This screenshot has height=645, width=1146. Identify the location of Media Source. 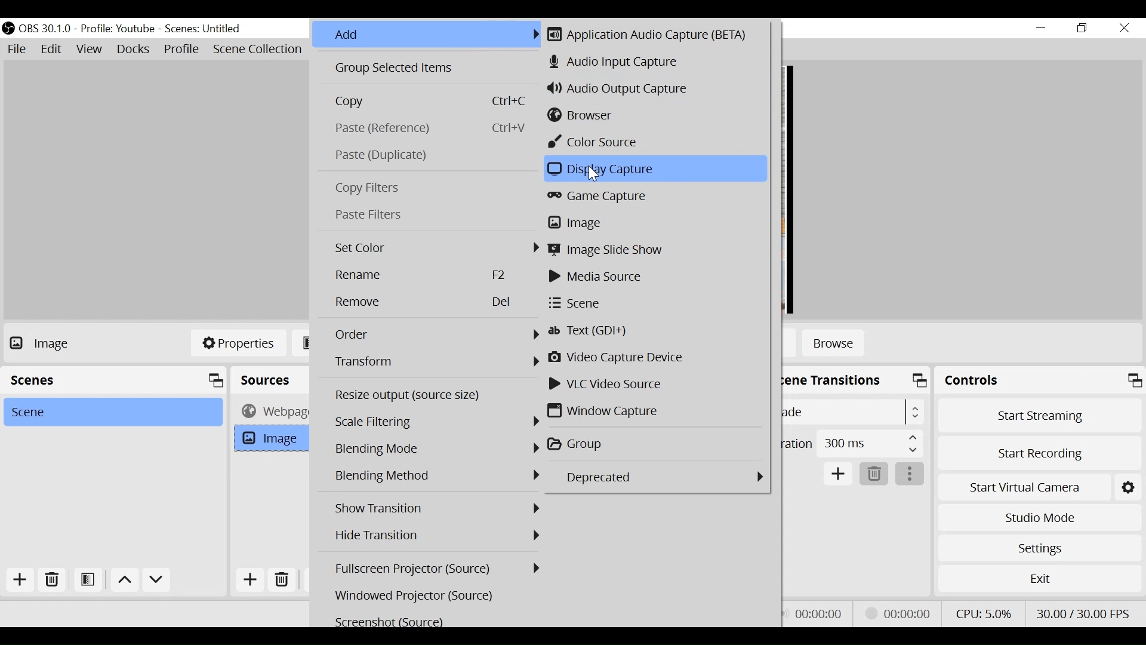
(654, 277).